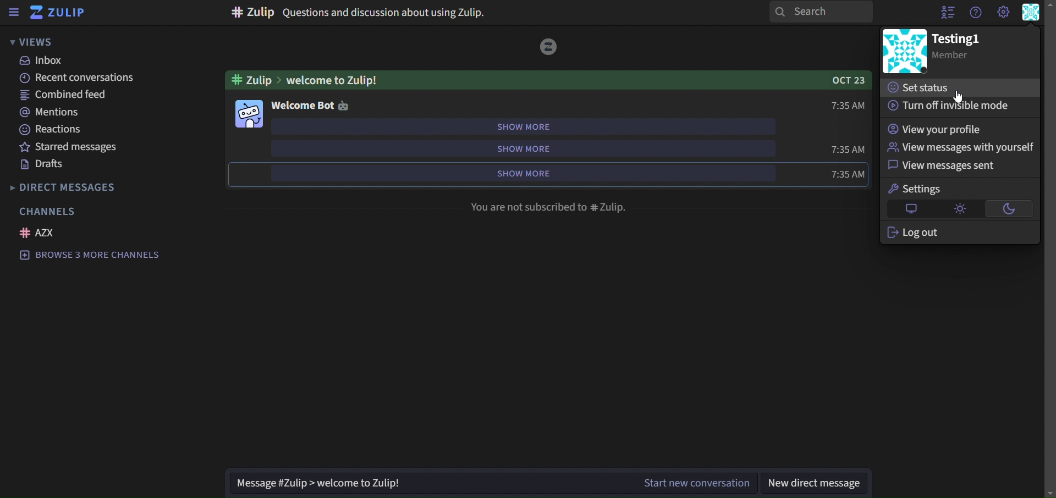  What do you see at coordinates (309, 106) in the screenshot?
I see `welcome bot` at bounding box center [309, 106].